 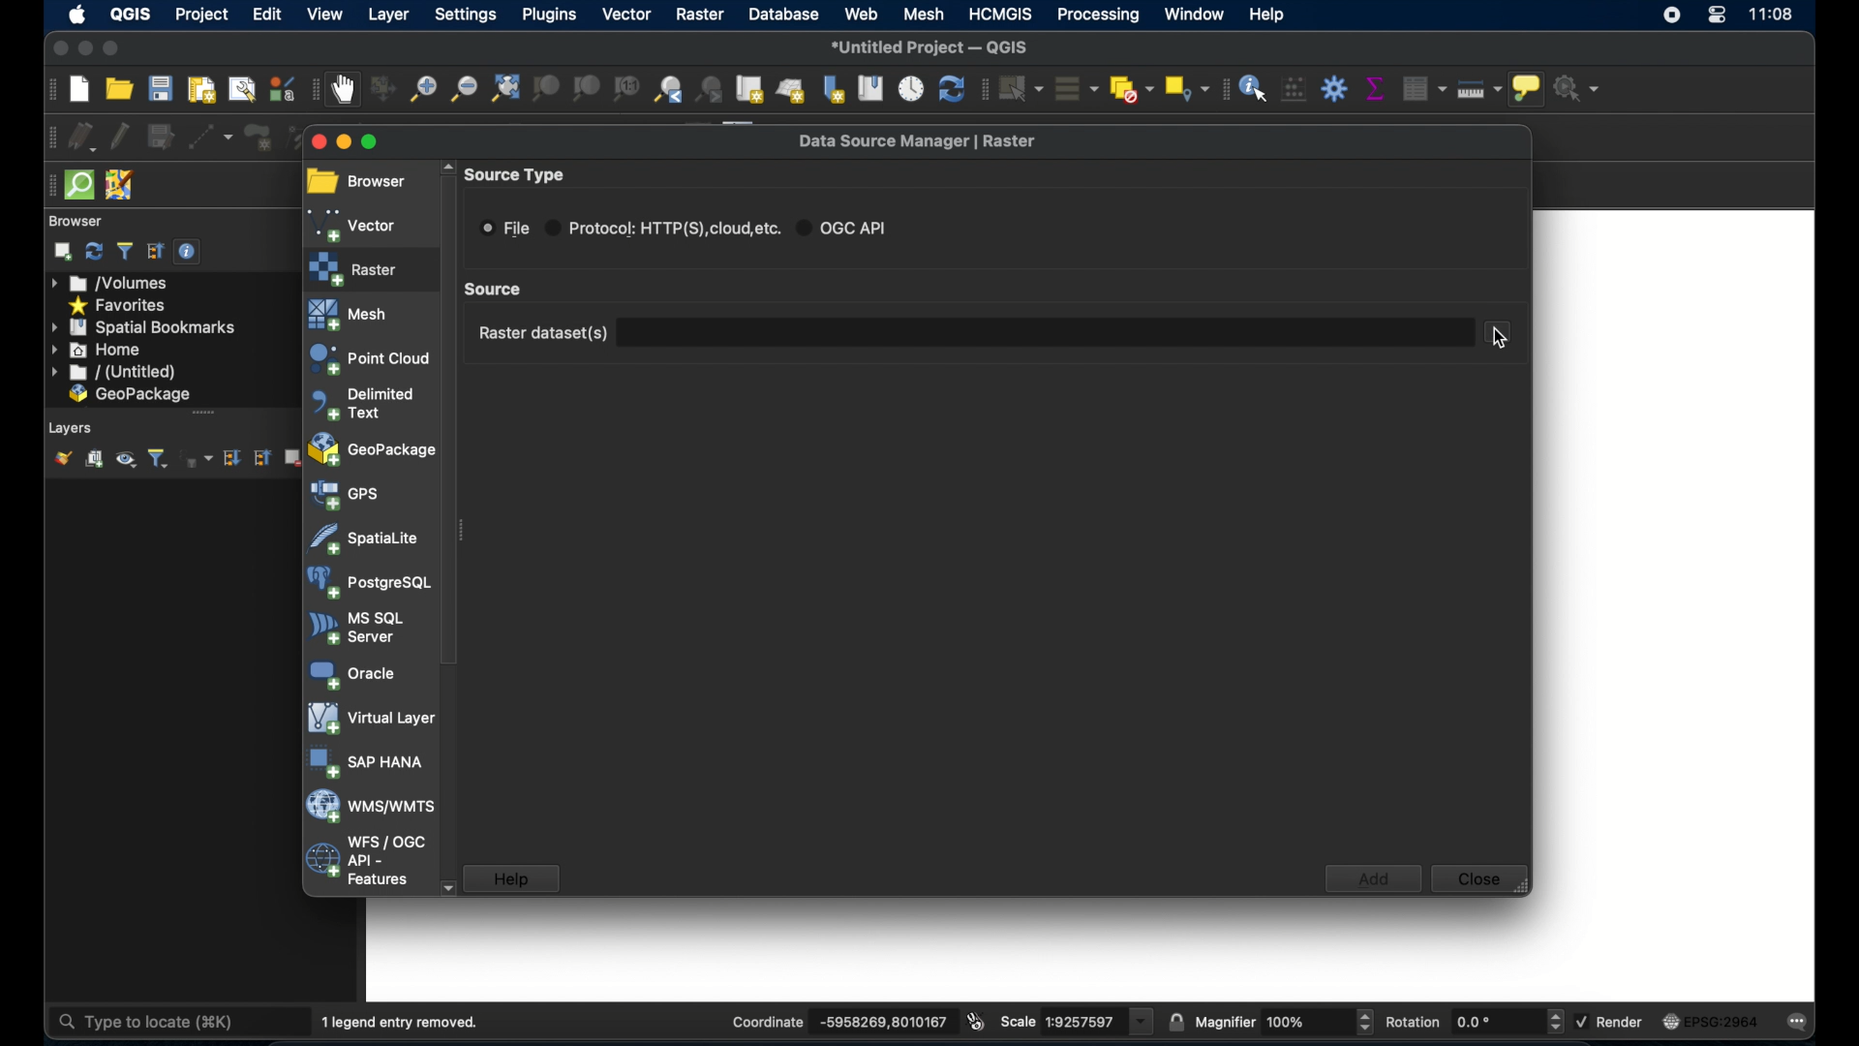 I want to click on maximize, so click(x=111, y=48).